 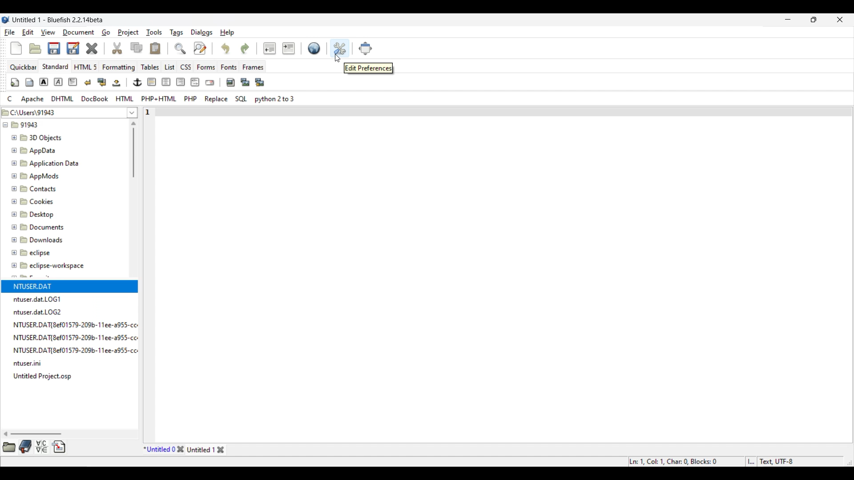 I want to click on Search and replace, so click(x=190, y=48).